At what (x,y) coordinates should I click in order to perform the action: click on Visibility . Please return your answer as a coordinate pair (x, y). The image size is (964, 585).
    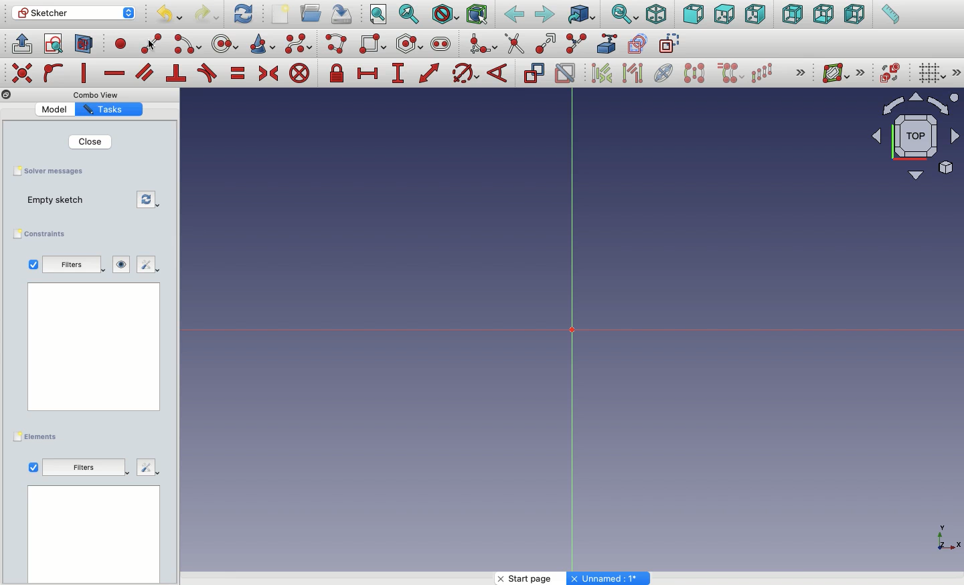
    Looking at the image, I should click on (122, 263).